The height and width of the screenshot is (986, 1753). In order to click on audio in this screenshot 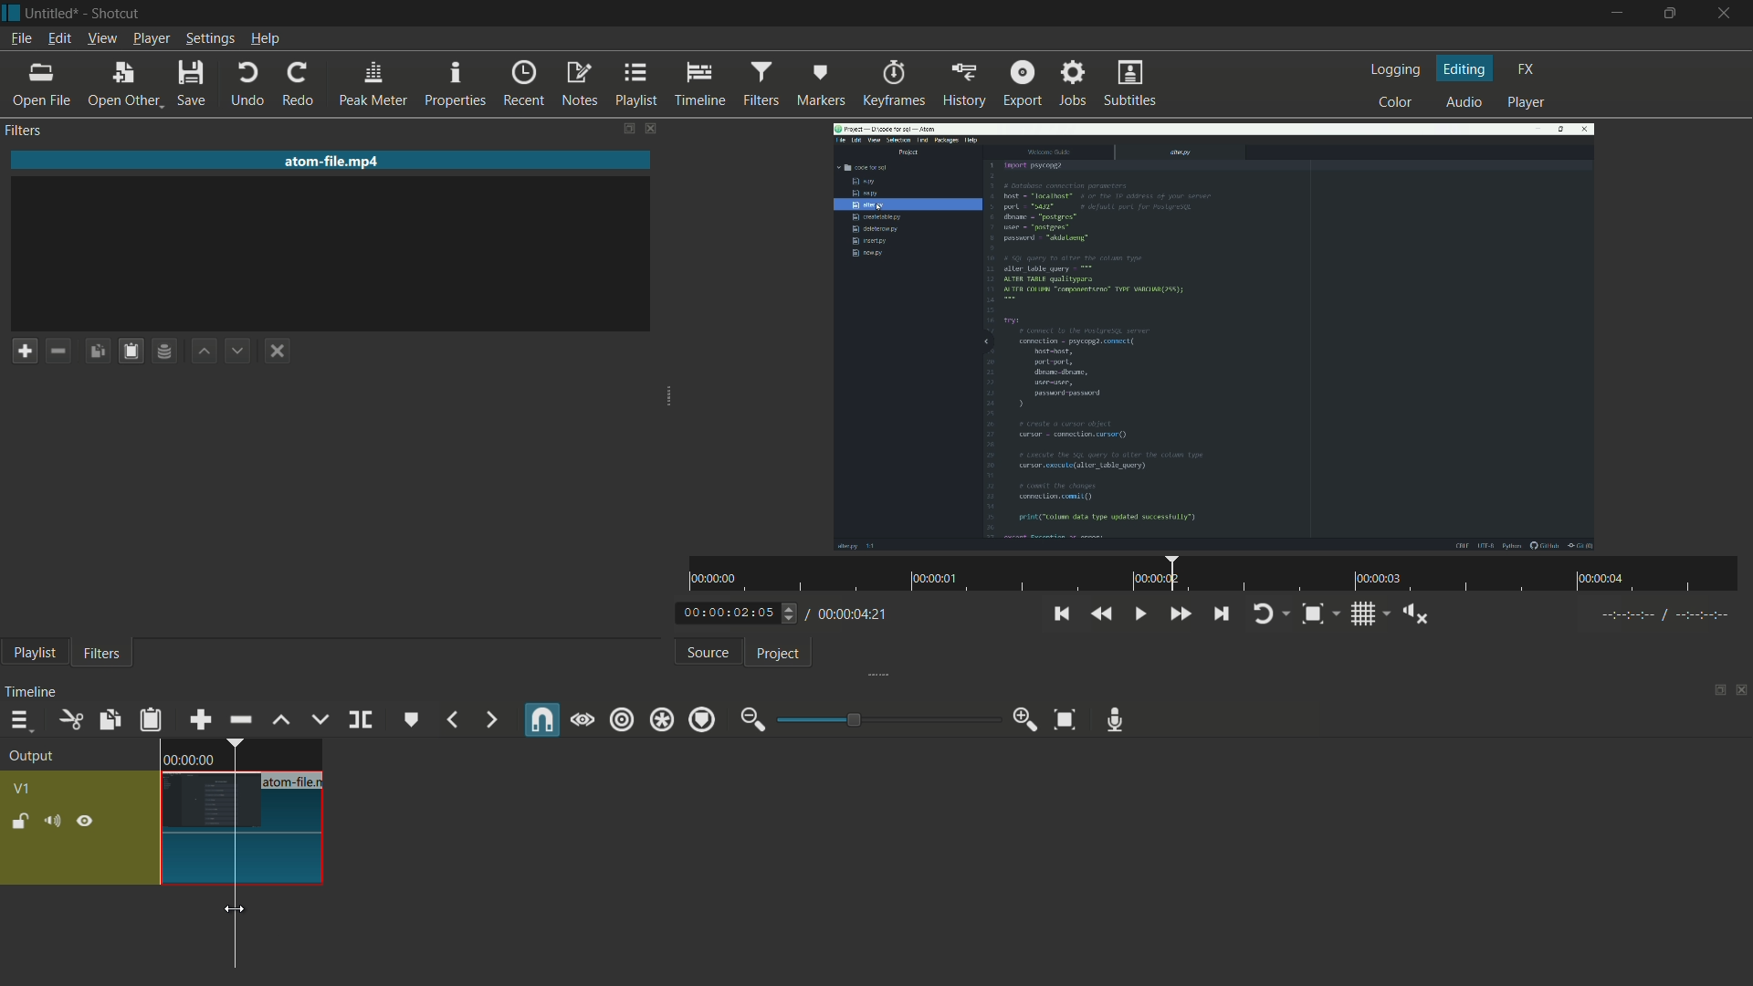, I will do `click(1465, 101)`.